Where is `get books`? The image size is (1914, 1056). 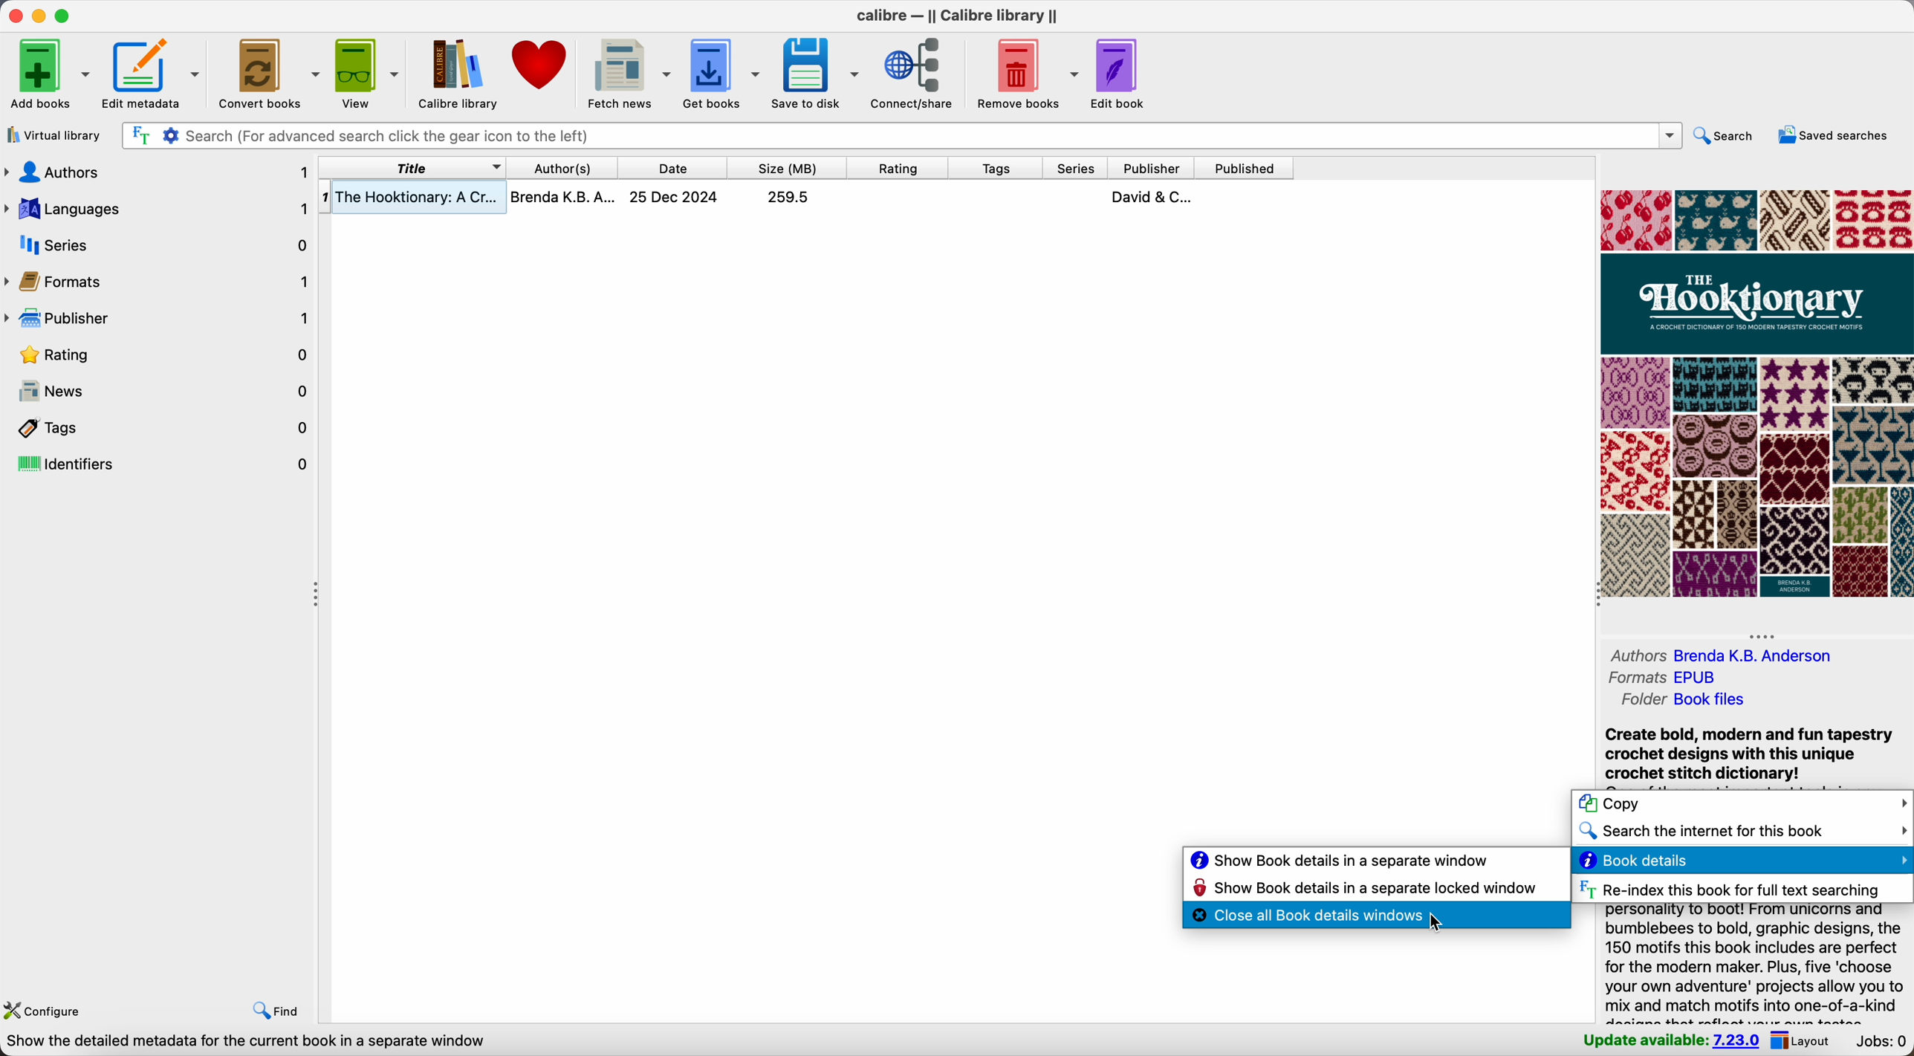
get books is located at coordinates (723, 71).